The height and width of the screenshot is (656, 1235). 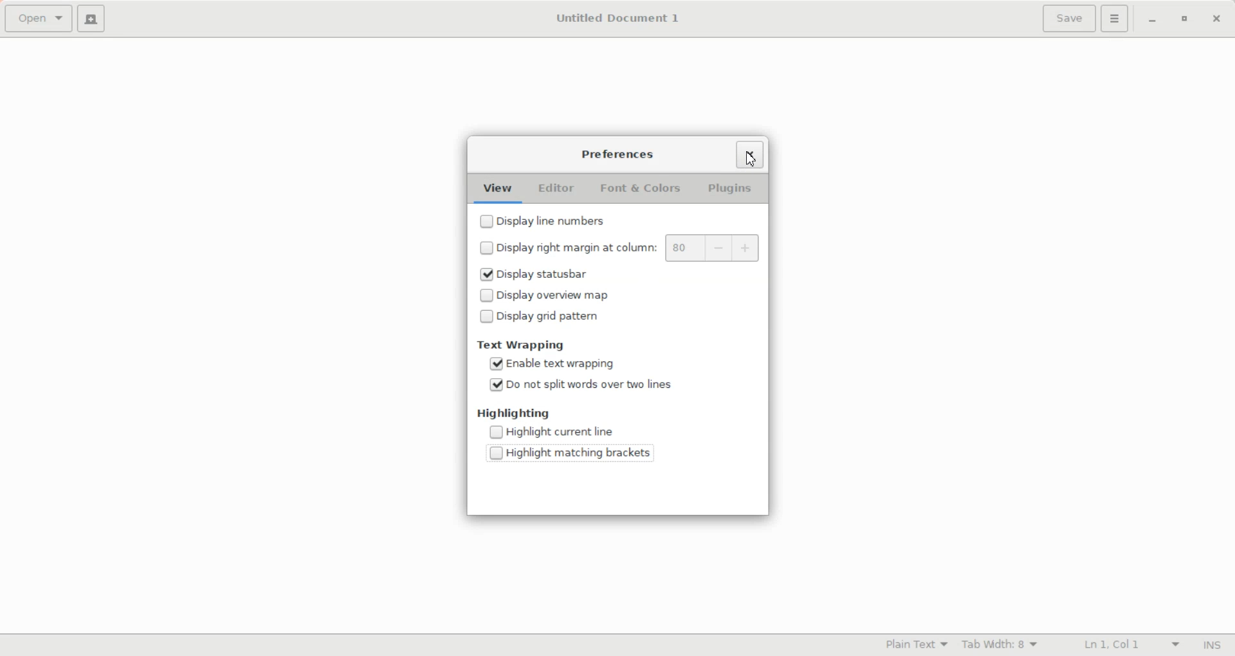 I want to click on Increase, so click(x=747, y=249).